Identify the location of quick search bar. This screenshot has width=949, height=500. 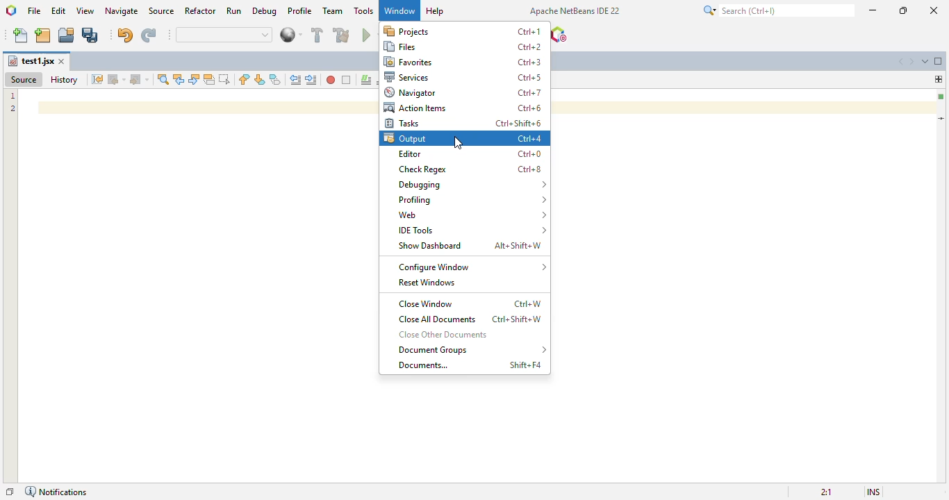
(224, 35).